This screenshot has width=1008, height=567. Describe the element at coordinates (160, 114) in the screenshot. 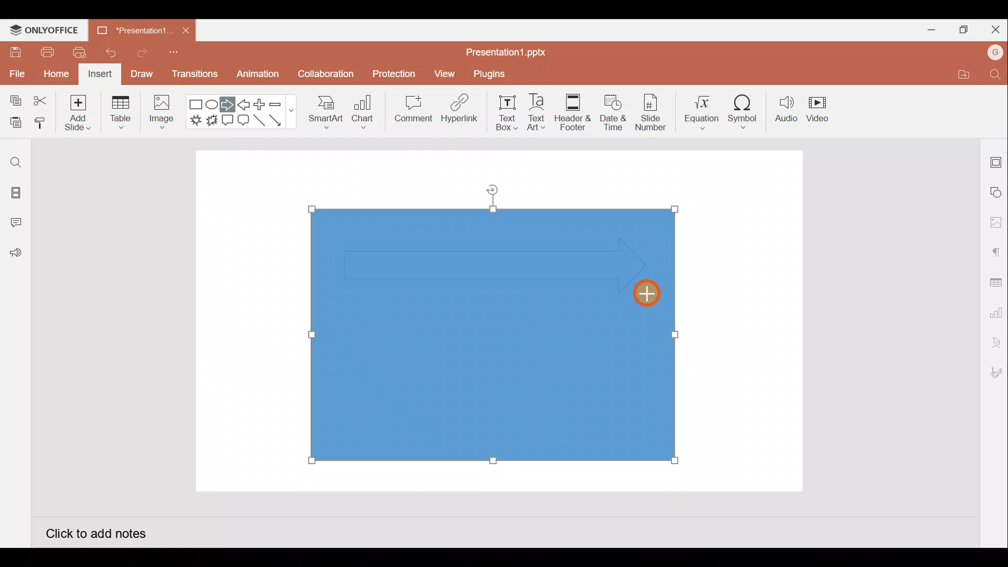

I see `Image` at that location.